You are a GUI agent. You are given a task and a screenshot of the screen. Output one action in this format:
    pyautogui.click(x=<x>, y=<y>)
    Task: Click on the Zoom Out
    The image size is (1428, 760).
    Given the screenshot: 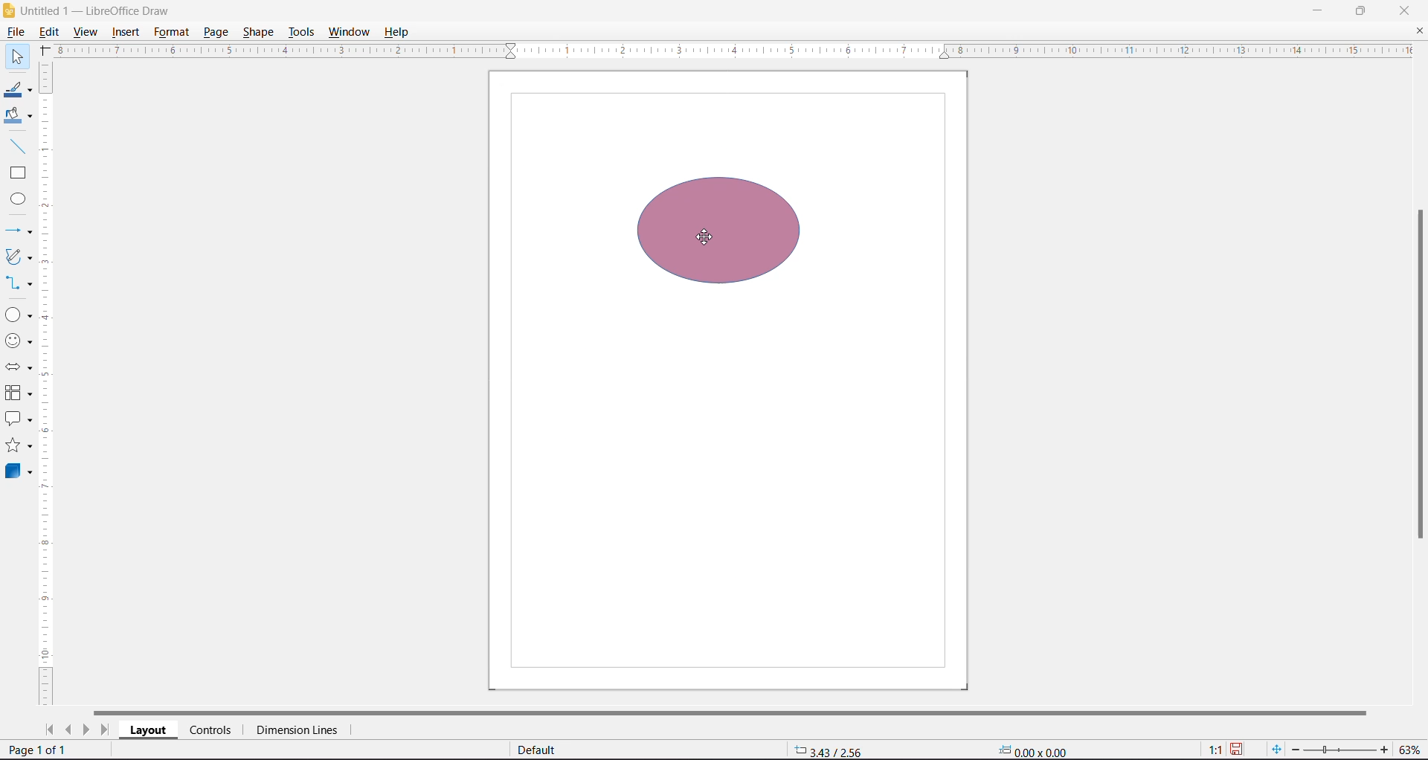 What is the action you would take?
    pyautogui.click(x=1295, y=750)
    